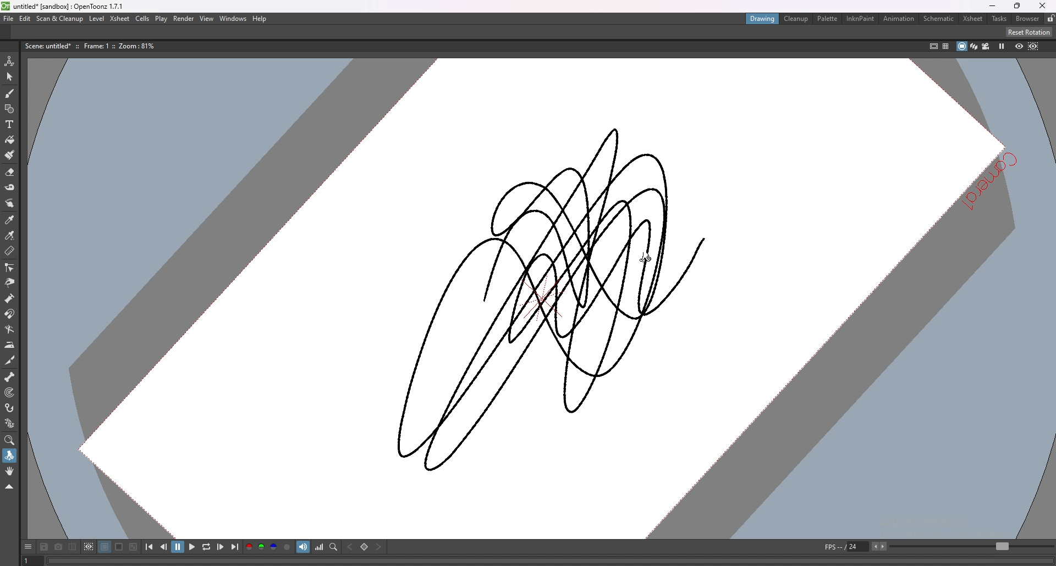 Image resolution: width=1056 pixels, height=566 pixels. I want to click on last frame, so click(234, 547).